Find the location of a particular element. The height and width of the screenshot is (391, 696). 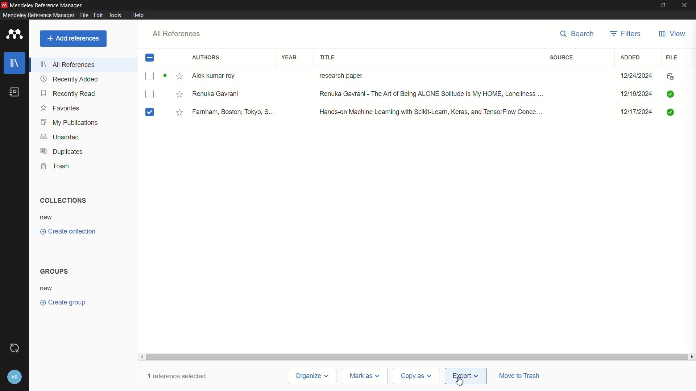

edit menu is located at coordinates (99, 15).